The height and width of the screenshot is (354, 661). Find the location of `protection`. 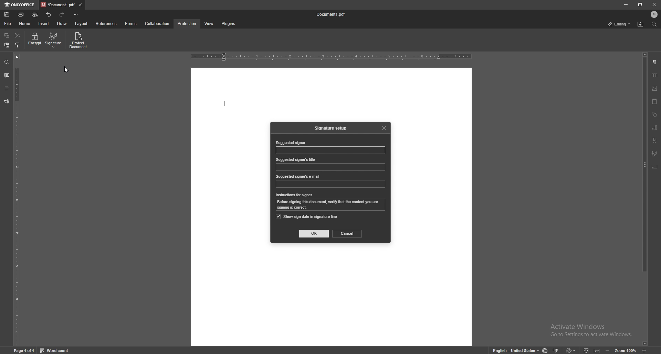

protection is located at coordinates (187, 24).